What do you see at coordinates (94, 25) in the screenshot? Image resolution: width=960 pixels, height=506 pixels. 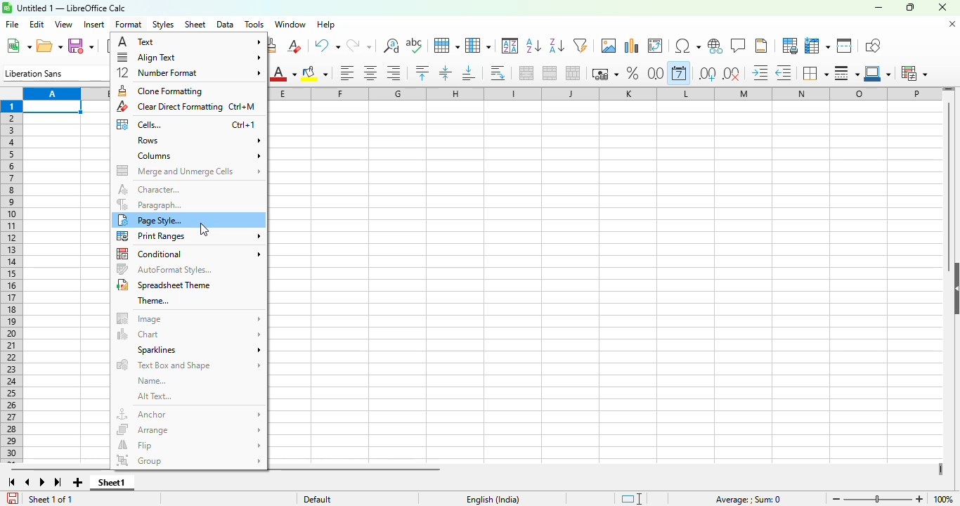 I see `insert` at bounding box center [94, 25].